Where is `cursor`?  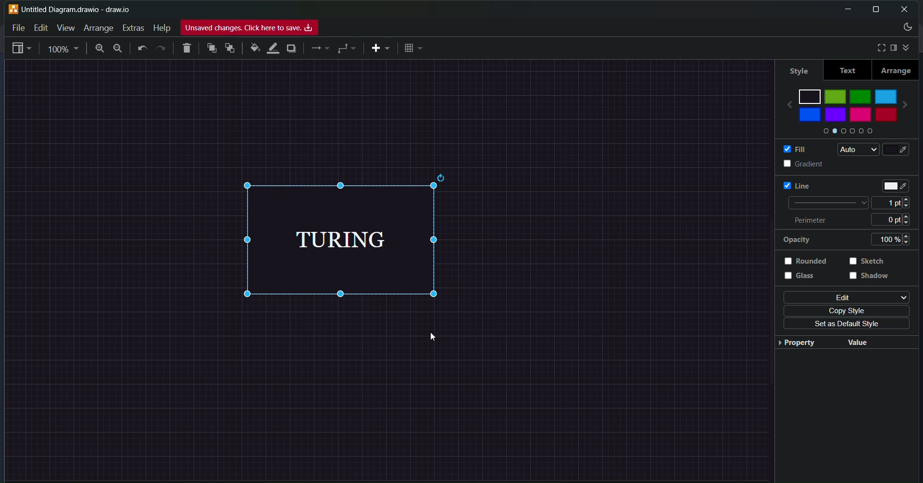
cursor is located at coordinates (433, 337).